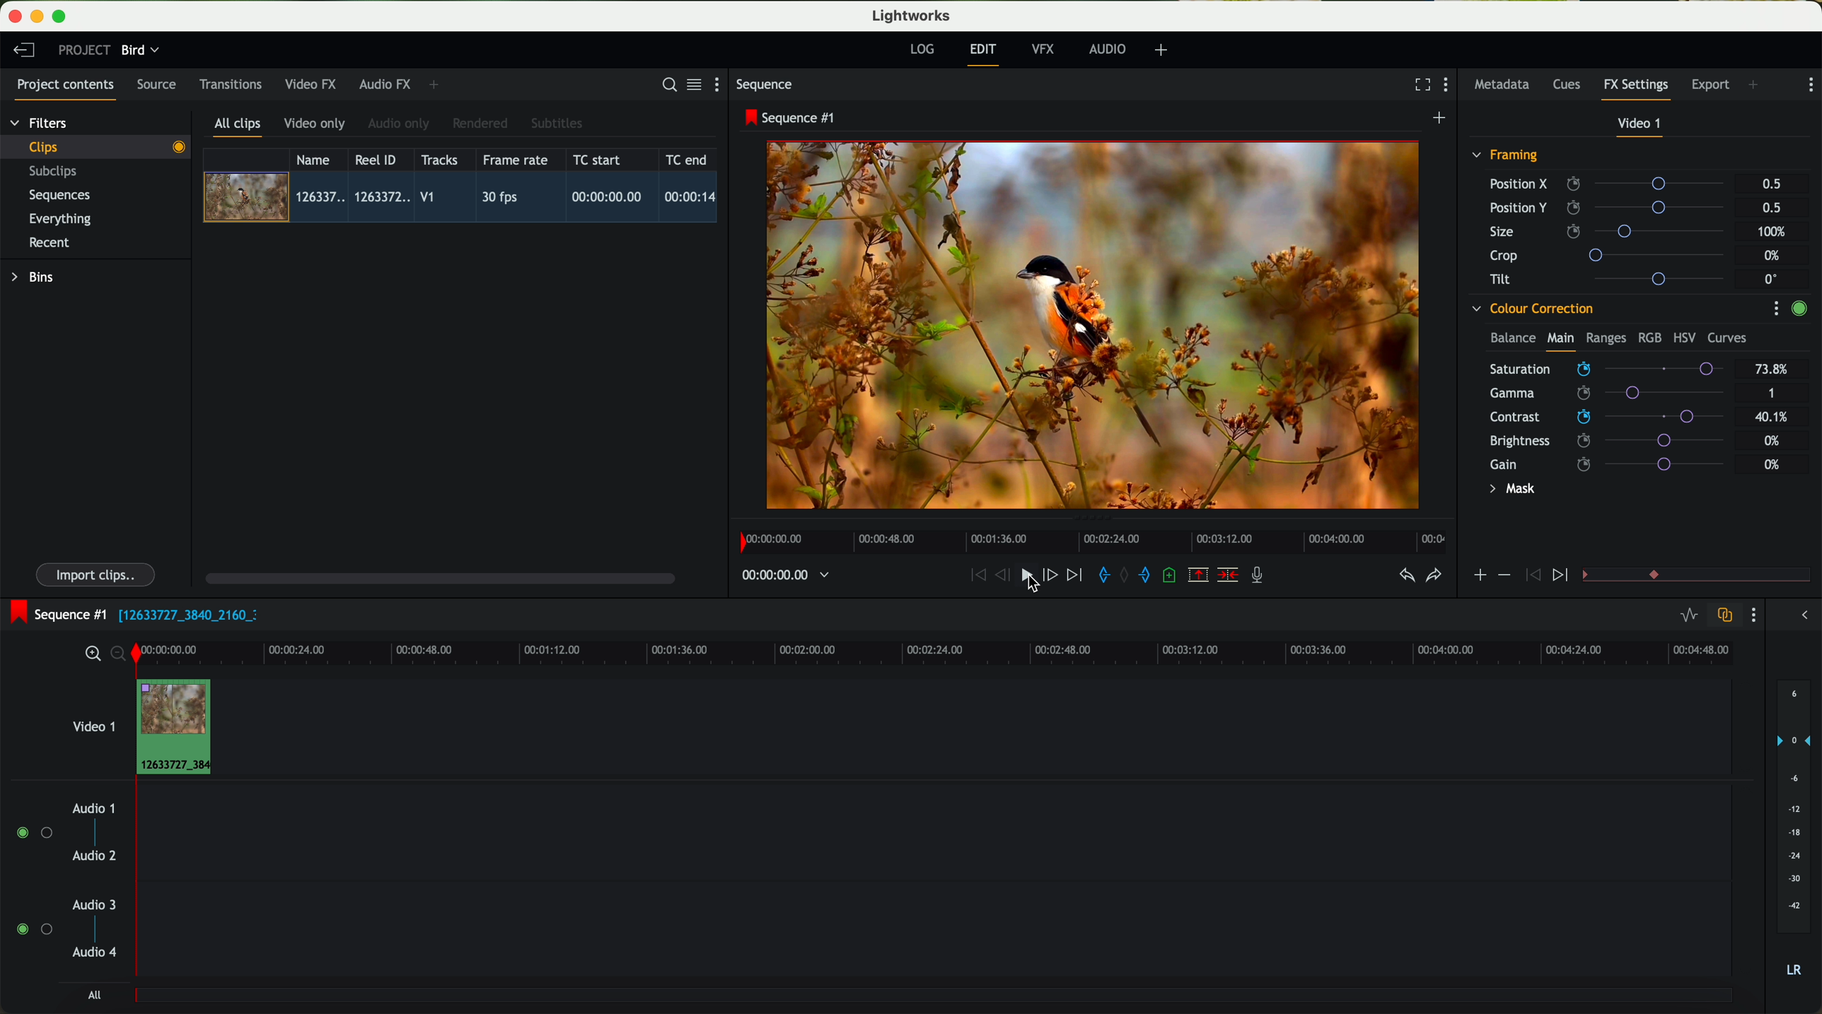 This screenshot has width=1822, height=1014. What do you see at coordinates (481, 124) in the screenshot?
I see `rendered` at bounding box center [481, 124].